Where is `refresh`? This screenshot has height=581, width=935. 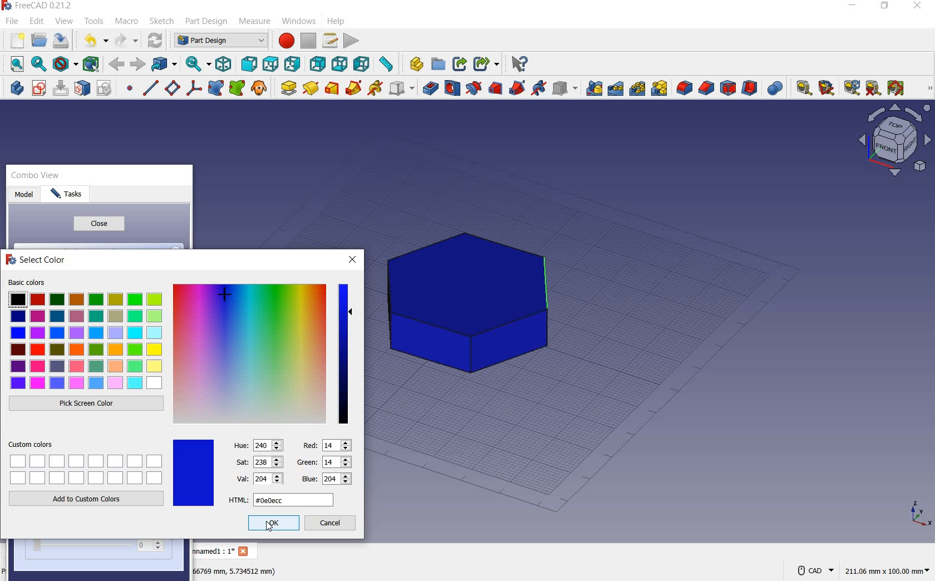
refresh is located at coordinates (155, 41).